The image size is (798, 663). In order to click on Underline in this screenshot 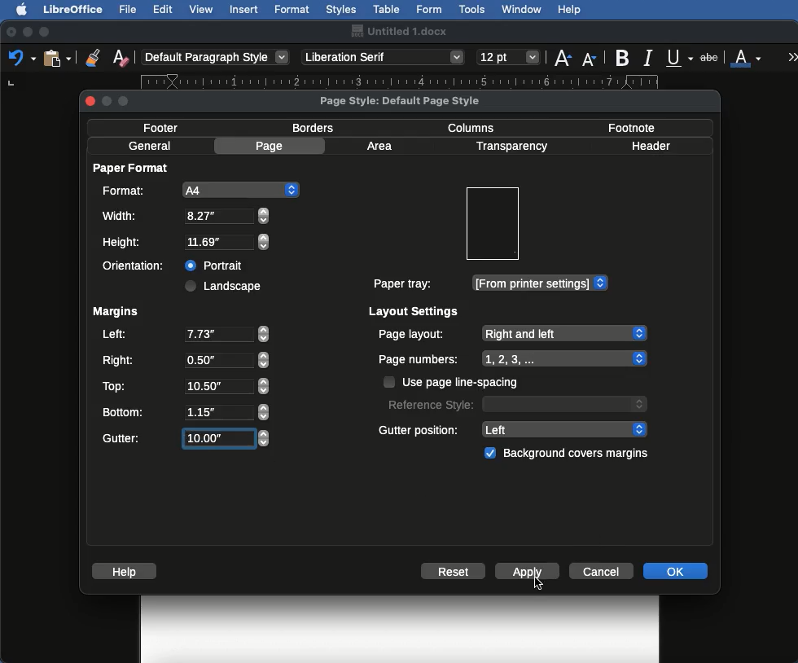, I will do `click(681, 59)`.